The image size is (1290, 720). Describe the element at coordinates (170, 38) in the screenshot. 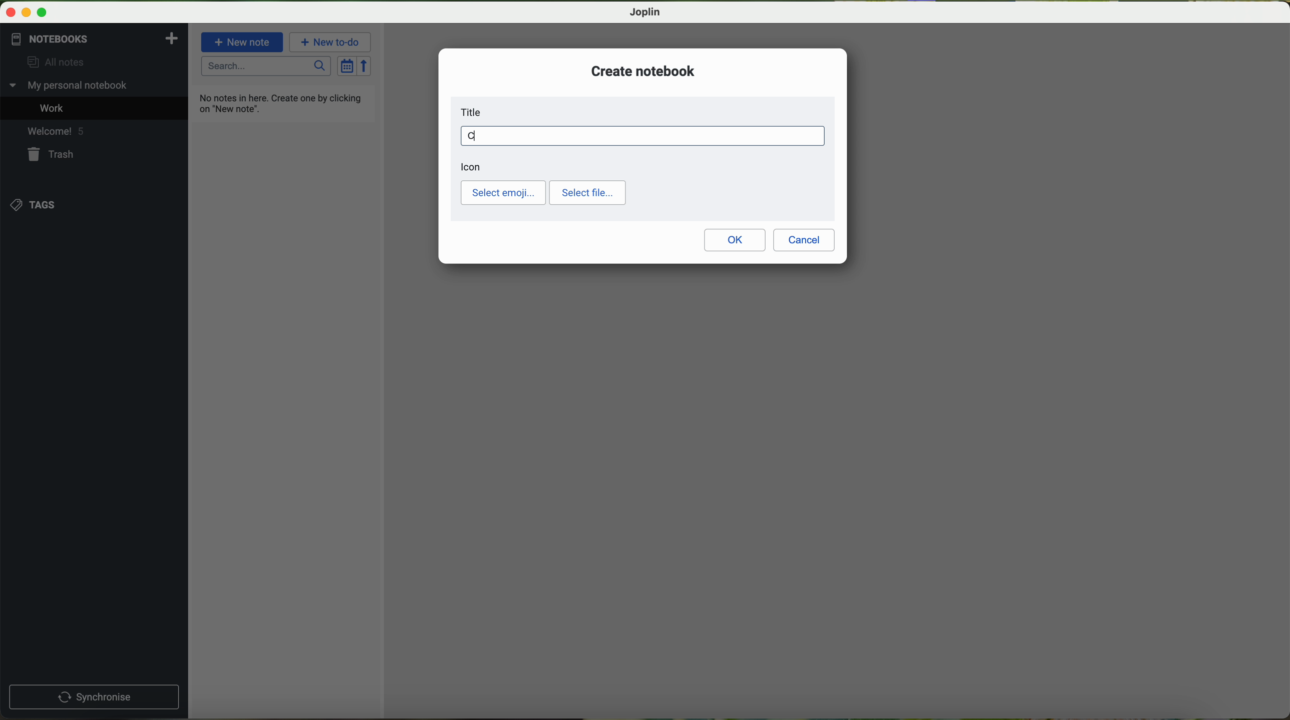

I see `add notebooks` at that location.